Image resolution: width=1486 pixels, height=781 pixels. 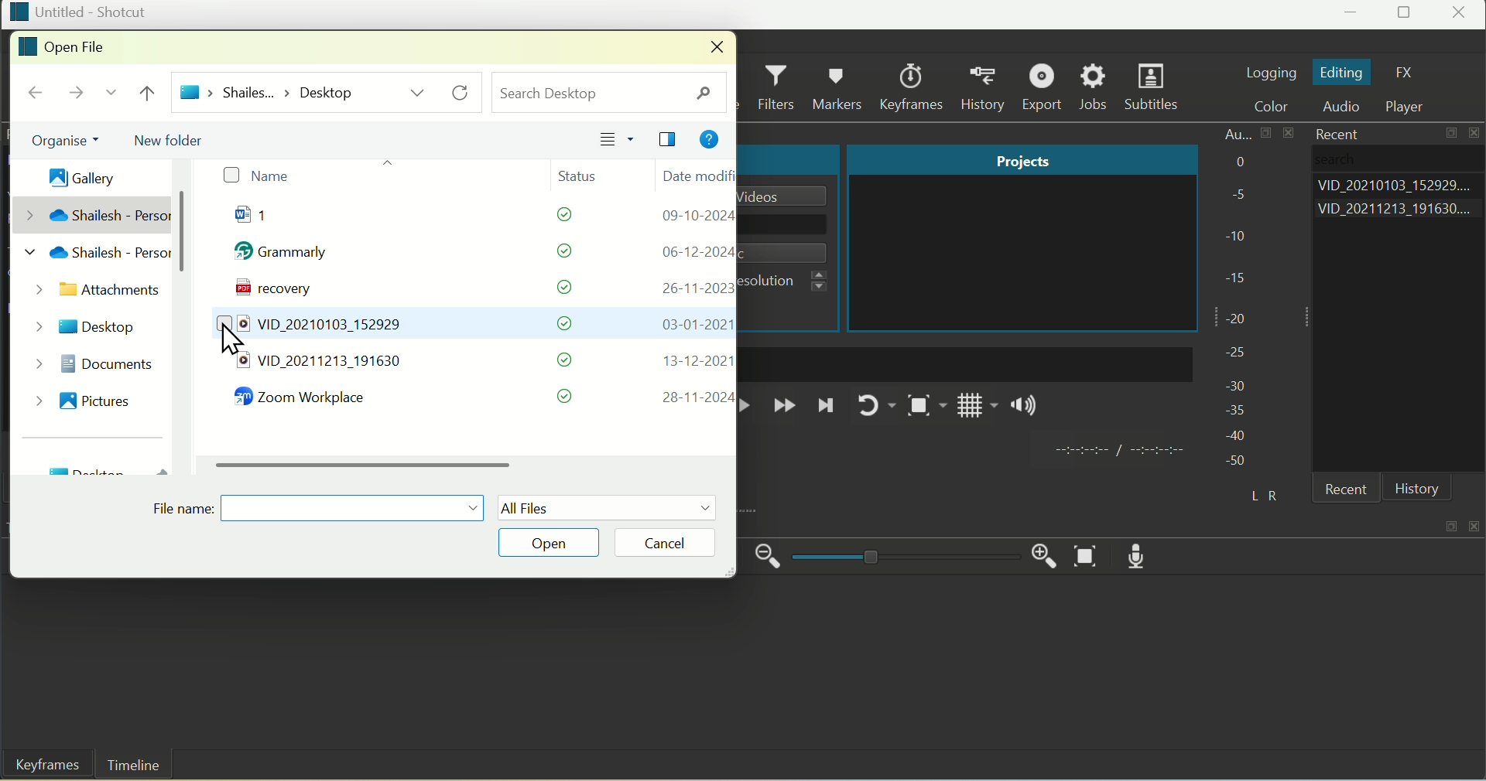 What do you see at coordinates (78, 12) in the screenshot?
I see `Untitled - shortcut` at bounding box center [78, 12].